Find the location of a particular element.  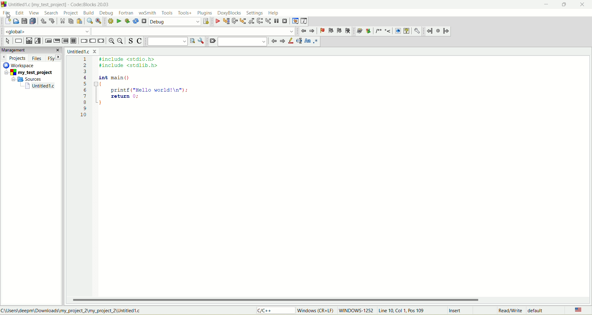

HTML is located at coordinates (397, 31).